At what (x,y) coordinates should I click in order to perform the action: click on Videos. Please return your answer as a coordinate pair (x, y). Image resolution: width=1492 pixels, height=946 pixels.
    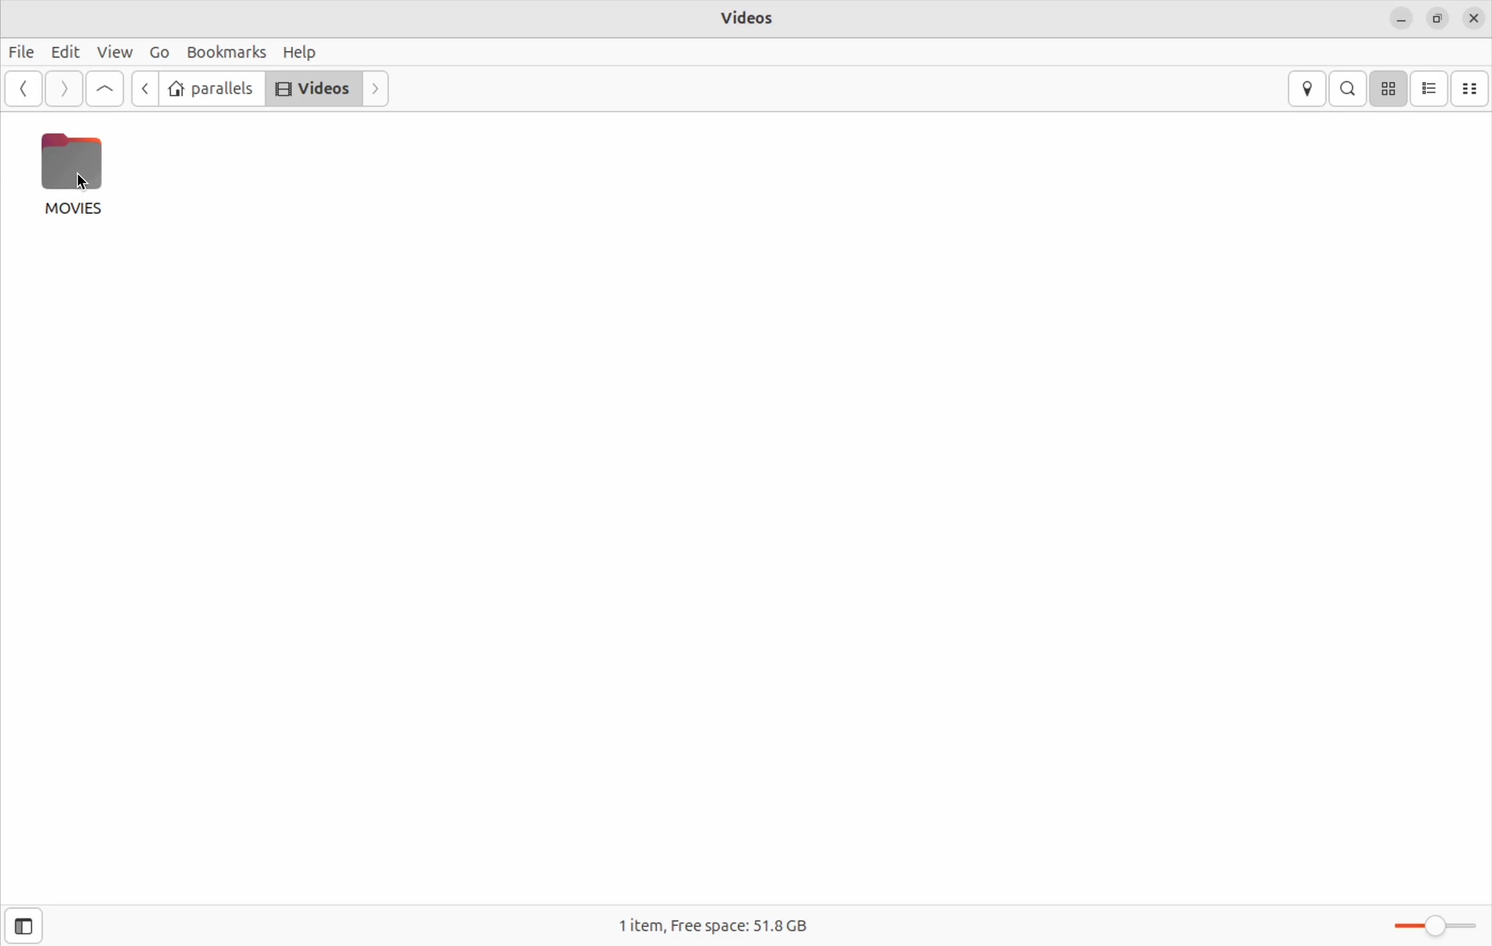
    Looking at the image, I should click on (311, 87).